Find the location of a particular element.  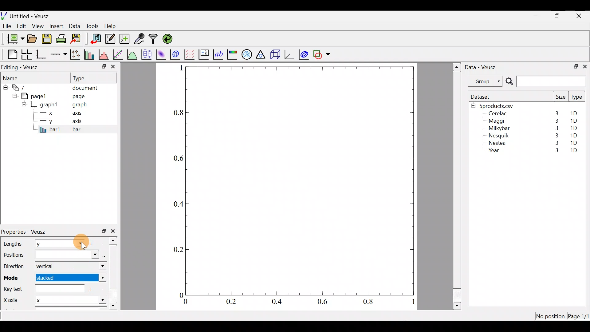

Import data into veusz is located at coordinates (96, 39).